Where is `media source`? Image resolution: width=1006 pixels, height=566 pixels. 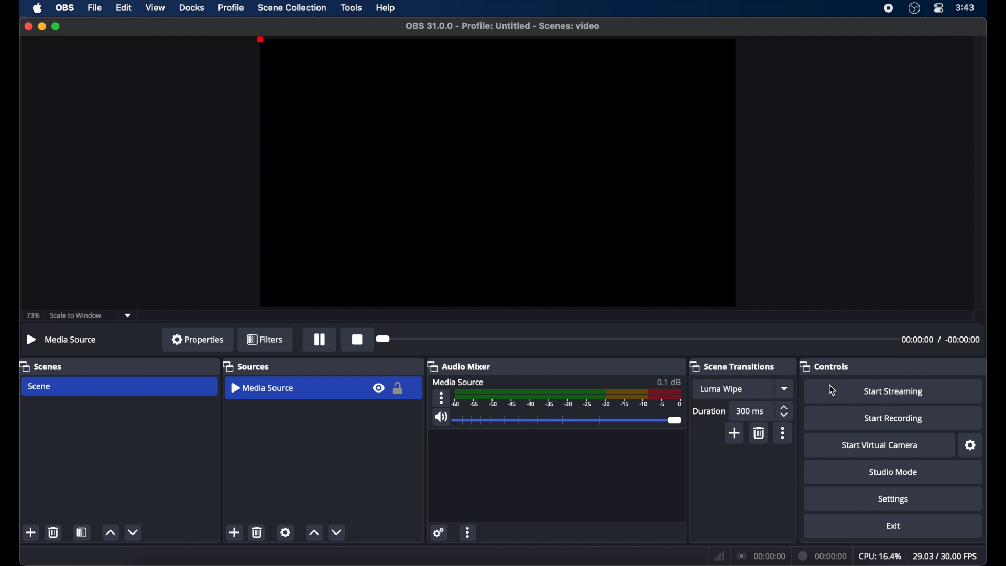 media source is located at coordinates (461, 382).